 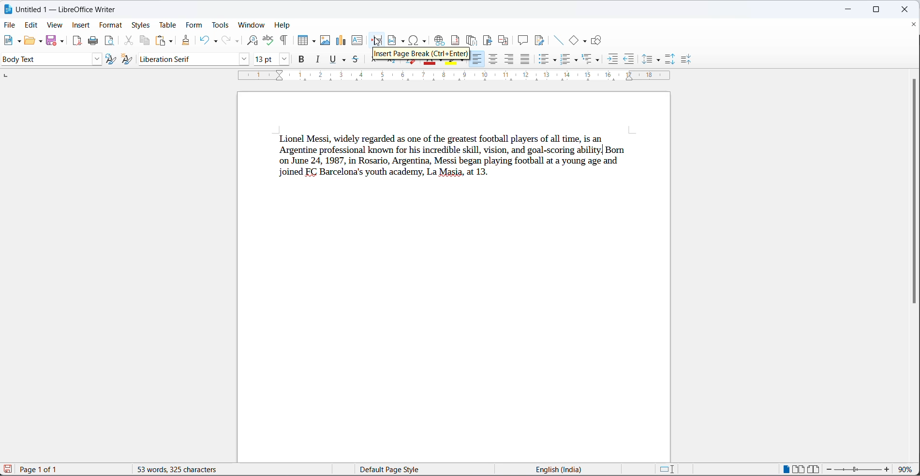 What do you see at coordinates (375, 60) in the screenshot?
I see `superscript` at bounding box center [375, 60].